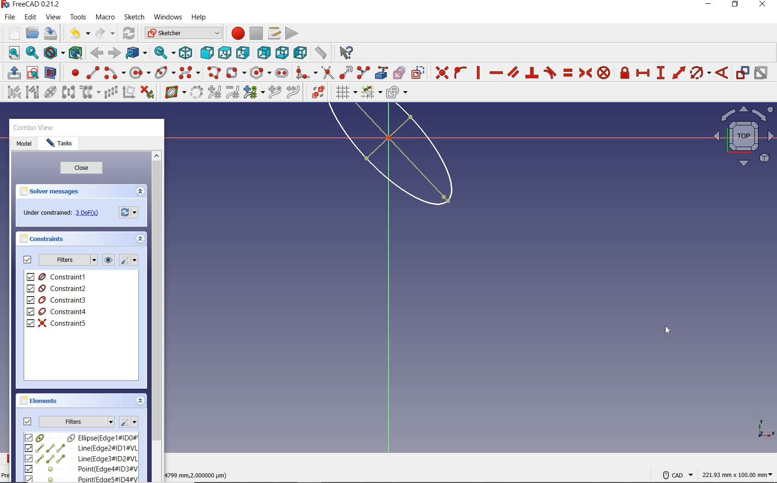  I want to click on edit, so click(30, 18).